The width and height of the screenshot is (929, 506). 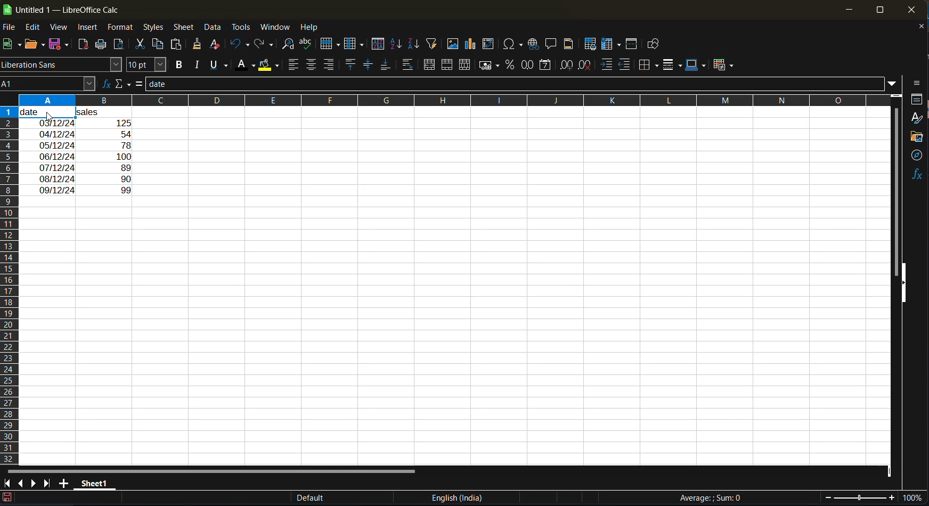 I want to click on copy, so click(x=160, y=46).